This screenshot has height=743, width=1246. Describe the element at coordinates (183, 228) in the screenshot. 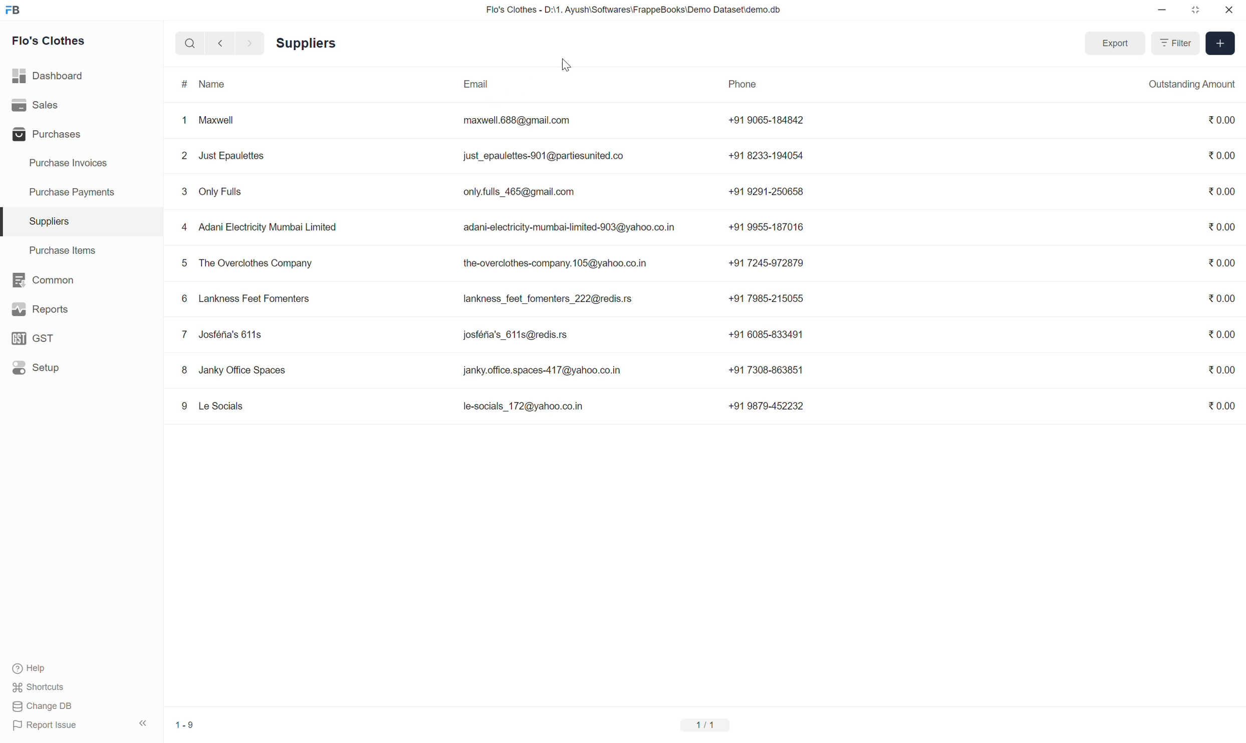

I see `4` at that location.